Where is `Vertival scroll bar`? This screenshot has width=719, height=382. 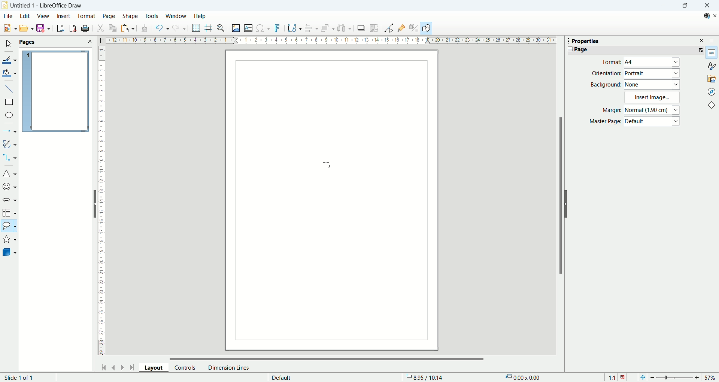 Vertival scroll bar is located at coordinates (559, 199).